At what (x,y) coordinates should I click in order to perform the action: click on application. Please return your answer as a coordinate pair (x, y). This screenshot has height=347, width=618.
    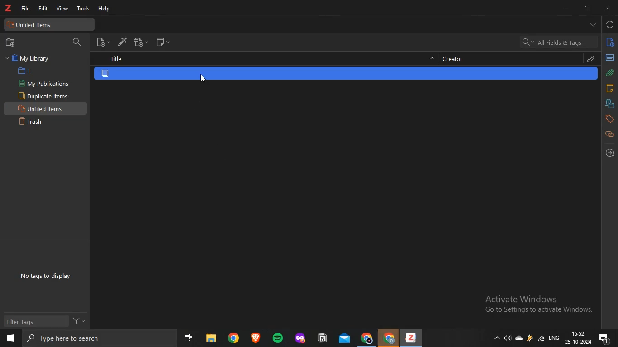
    Looking at the image, I should click on (301, 338).